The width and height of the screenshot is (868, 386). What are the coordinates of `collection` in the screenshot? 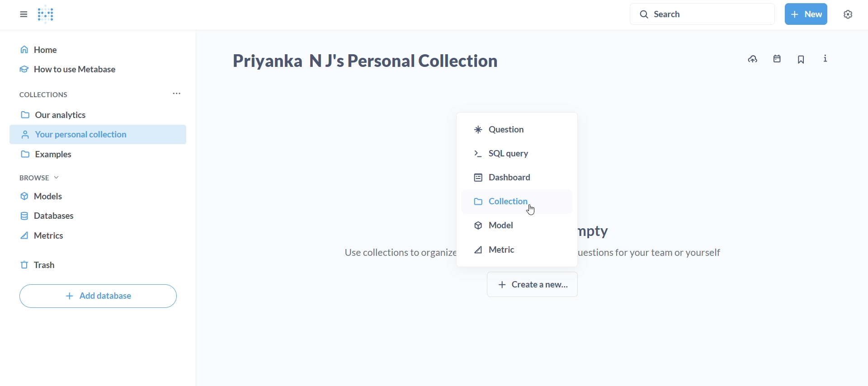 It's located at (517, 199).